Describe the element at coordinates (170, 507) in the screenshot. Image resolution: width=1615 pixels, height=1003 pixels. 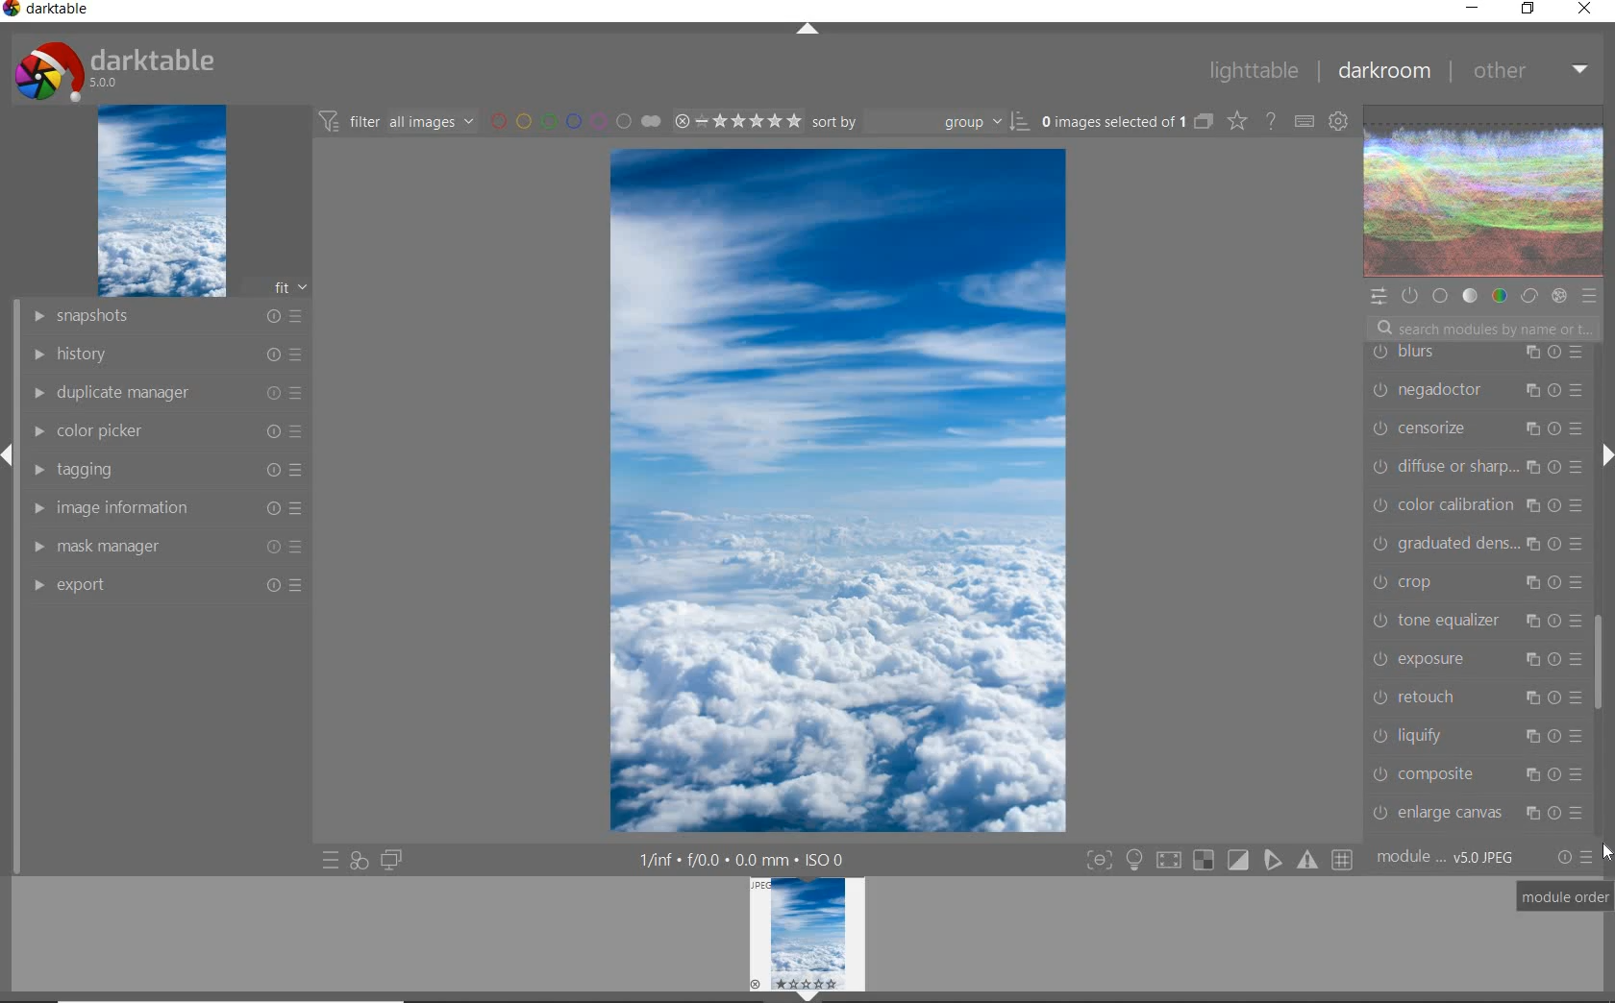
I see `IMAGE INFORMATION` at that location.